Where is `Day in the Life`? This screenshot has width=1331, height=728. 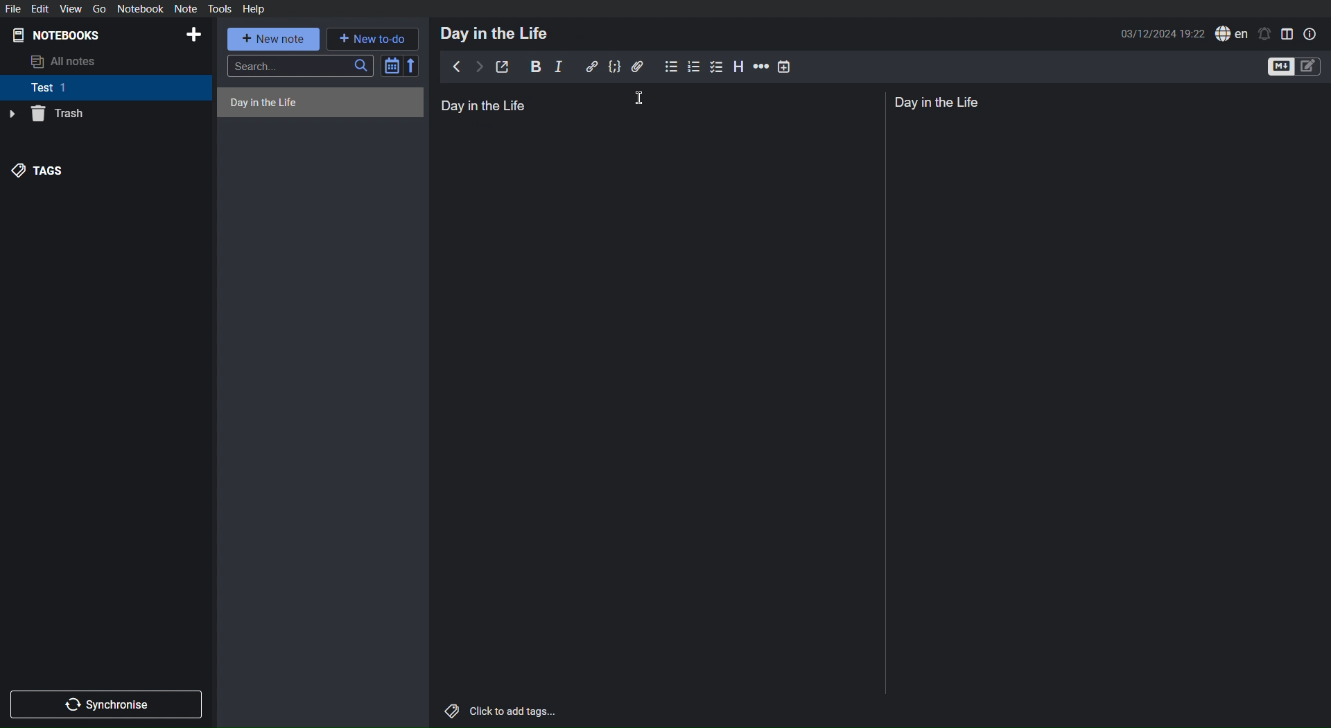
Day in the Life is located at coordinates (497, 33).